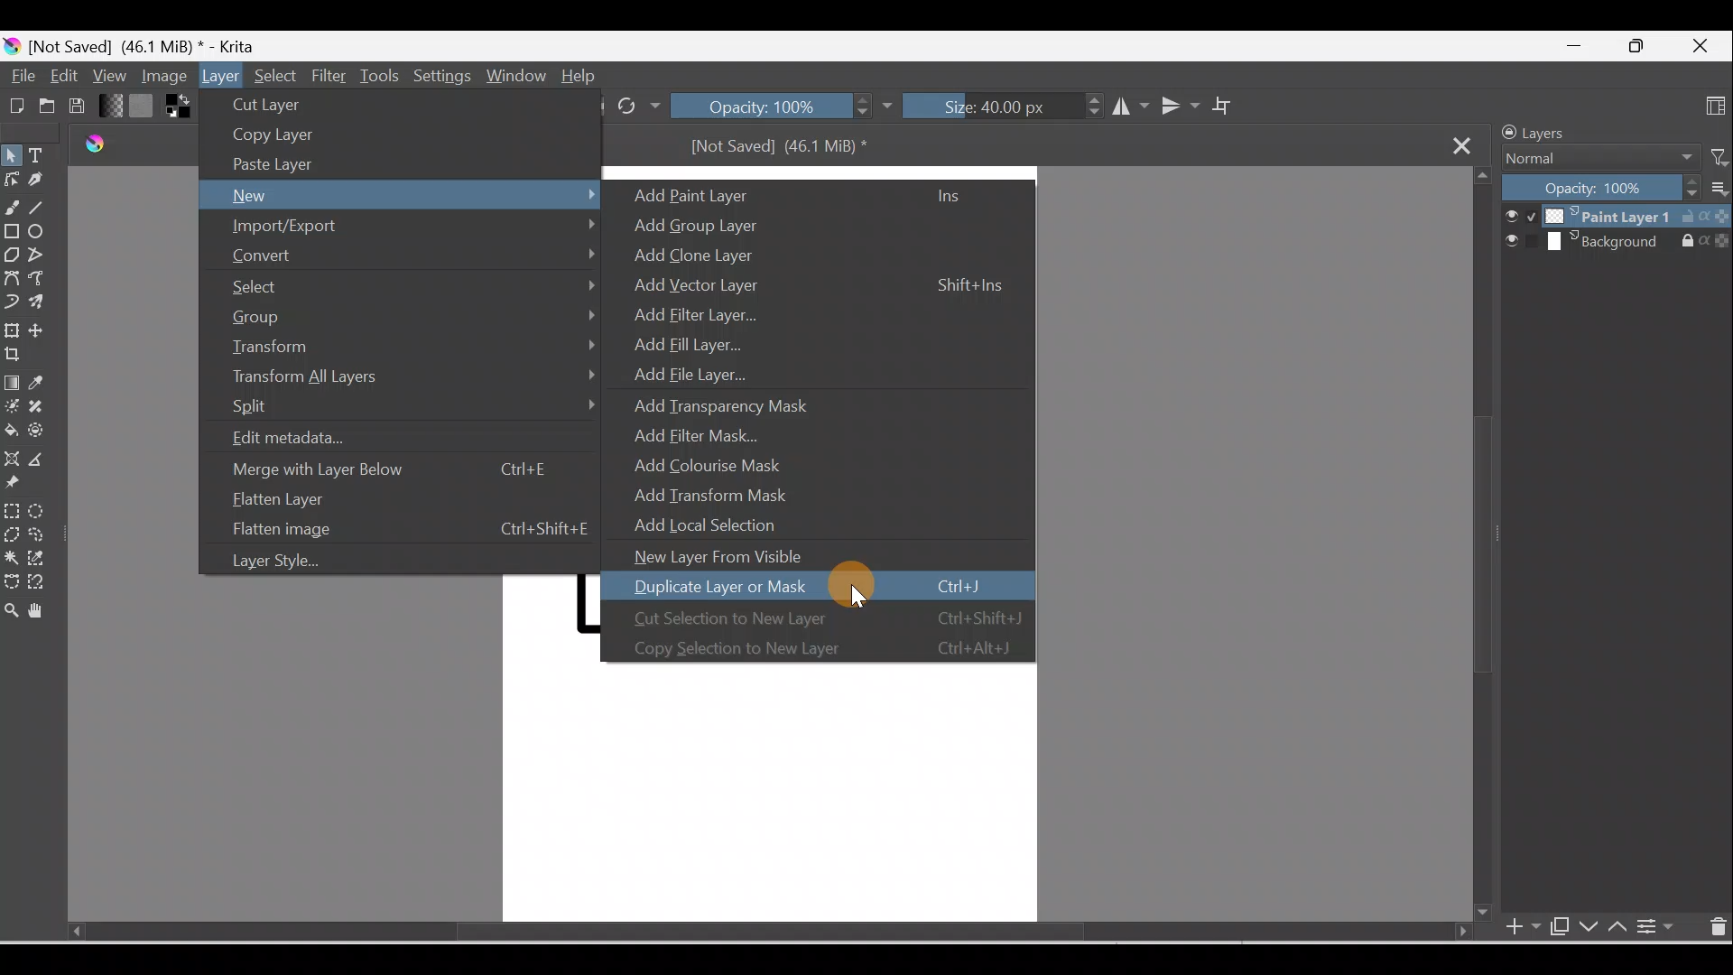 The height and width of the screenshot is (975, 1733). I want to click on Add filter layer, so click(691, 312).